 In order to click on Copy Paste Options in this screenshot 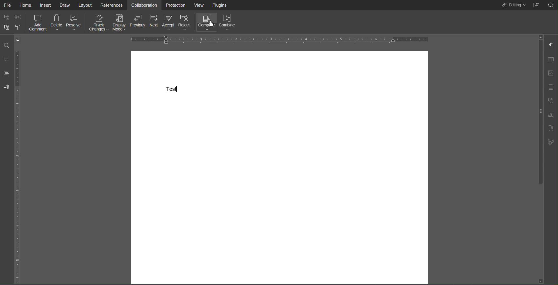, I will do `click(5, 17)`.